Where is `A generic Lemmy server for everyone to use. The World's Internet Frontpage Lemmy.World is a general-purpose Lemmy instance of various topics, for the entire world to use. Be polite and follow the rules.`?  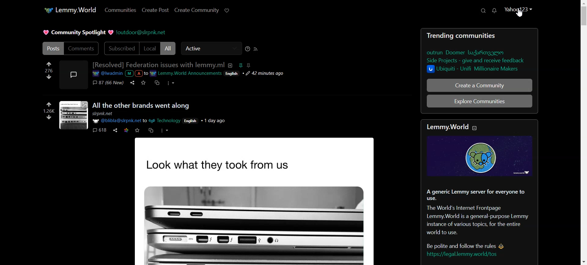
A generic Lemmy server for everyone to use. The World's Internet Frontpage Lemmy.World is a general-purpose Lemmy instance of various topics, for the entire world to use. Be polite and follow the rules. is located at coordinates (480, 217).